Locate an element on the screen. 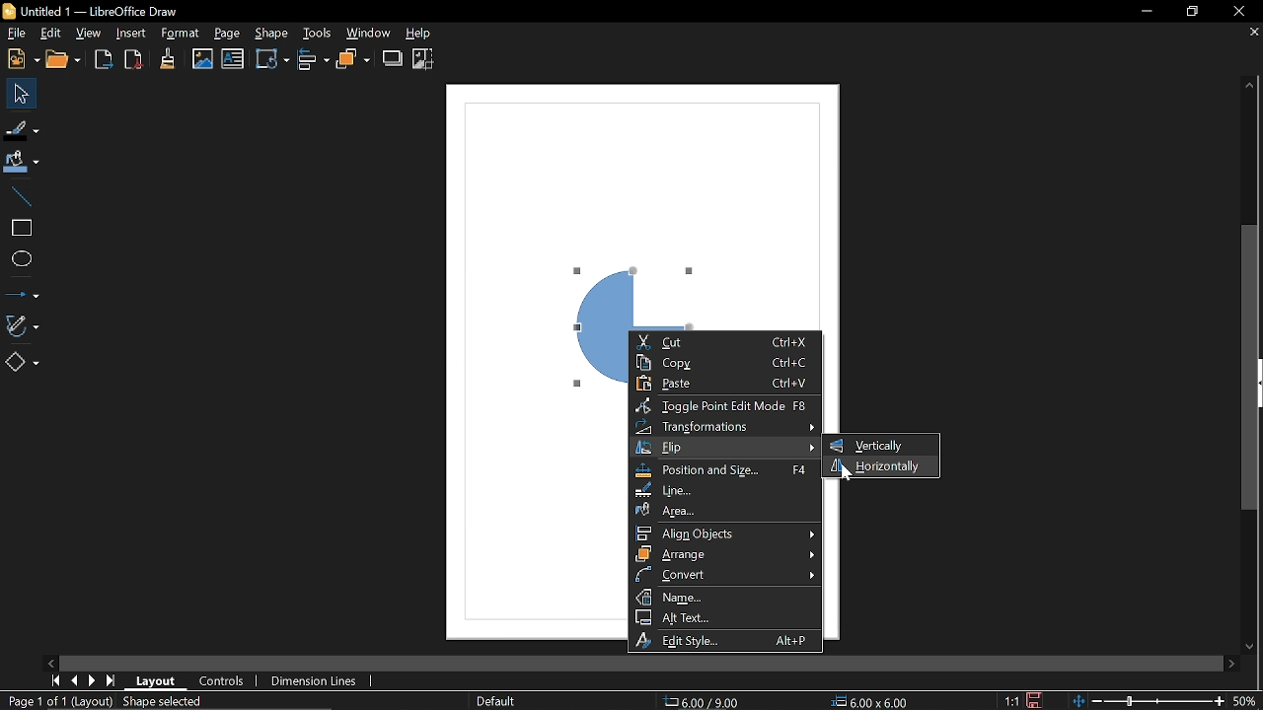 Image resolution: width=1263 pixels, height=710 pixels. Open is located at coordinates (65, 60).